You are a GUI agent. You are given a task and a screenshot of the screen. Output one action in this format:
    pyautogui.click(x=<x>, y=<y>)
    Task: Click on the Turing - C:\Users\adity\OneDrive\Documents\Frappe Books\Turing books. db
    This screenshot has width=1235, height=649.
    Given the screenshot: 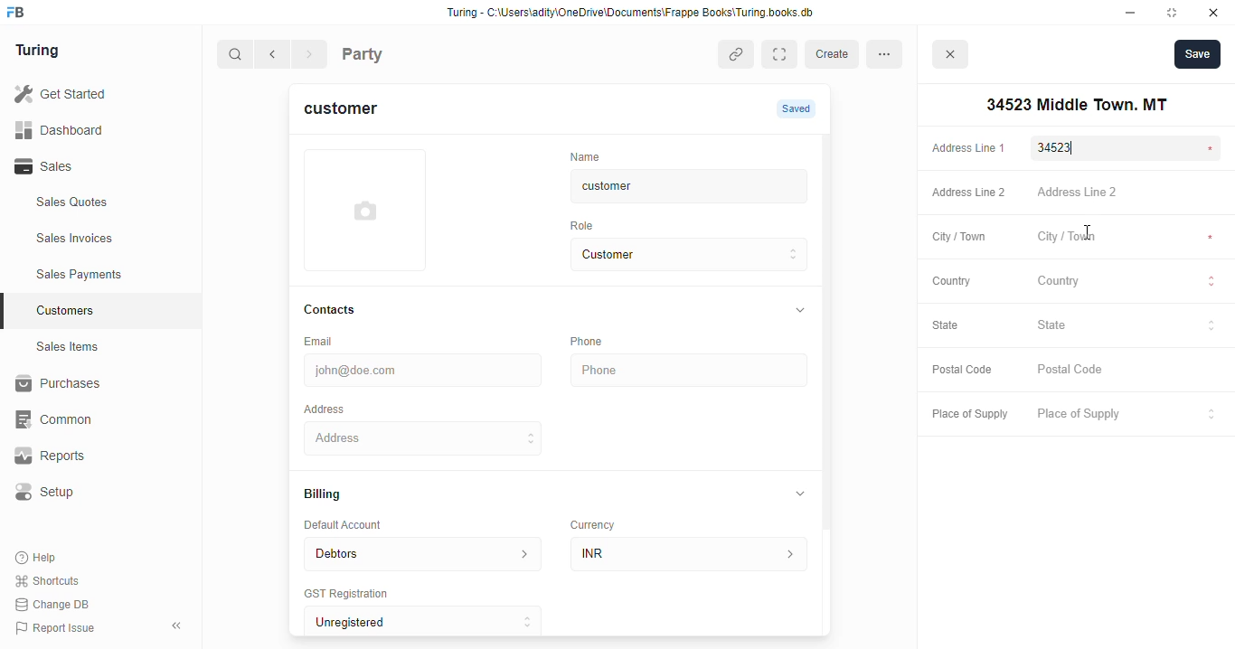 What is the action you would take?
    pyautogui.click(x=636, y=14)
    